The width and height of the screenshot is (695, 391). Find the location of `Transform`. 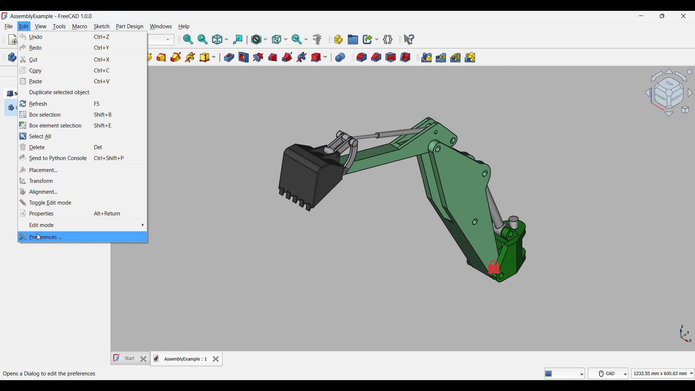

Transform is located at coordinates (82, 181).